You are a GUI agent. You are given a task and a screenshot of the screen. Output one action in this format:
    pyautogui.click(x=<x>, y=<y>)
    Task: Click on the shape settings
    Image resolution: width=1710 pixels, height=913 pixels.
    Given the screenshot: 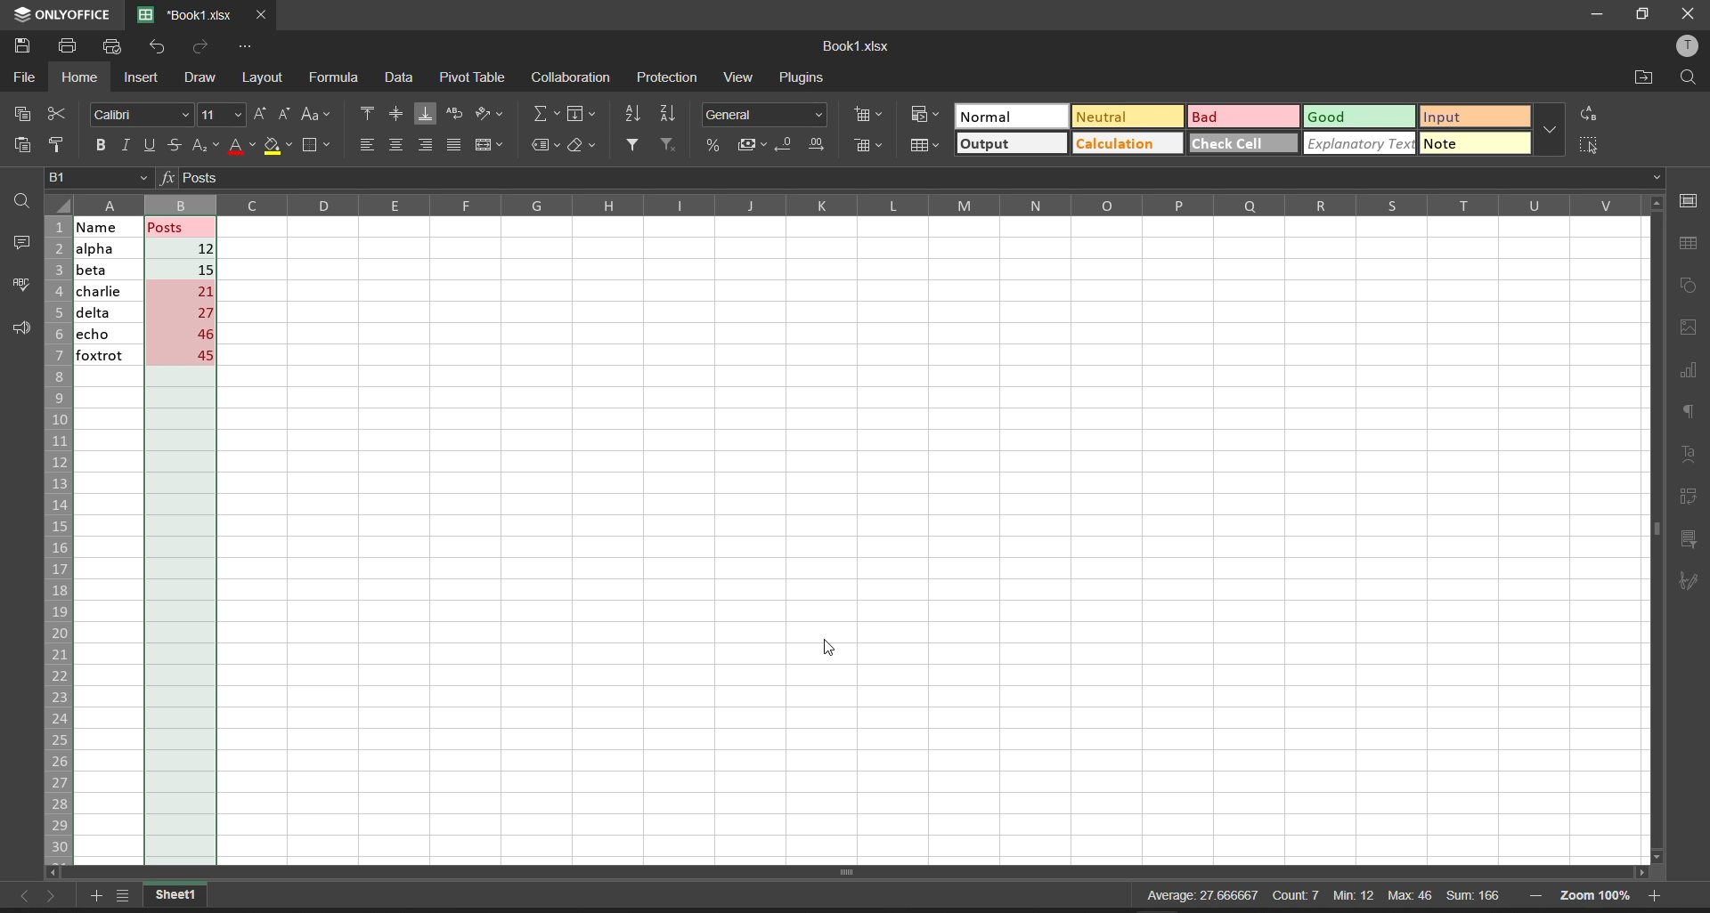 What is the action you would take?
    pyautogui.click(x=1695, y=284)
    